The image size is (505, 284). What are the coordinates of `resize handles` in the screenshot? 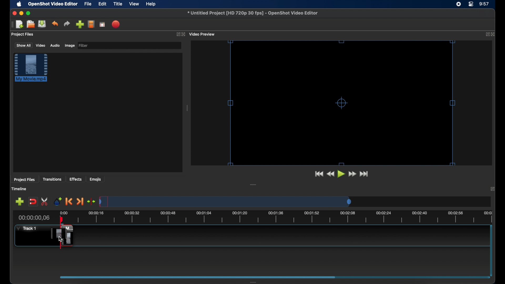 It's located at (341, 103).